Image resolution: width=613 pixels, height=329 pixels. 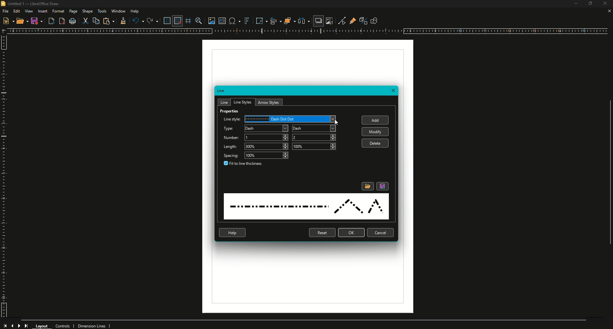 I want to click on Zoom and Pan, so click(x=198, y=20).